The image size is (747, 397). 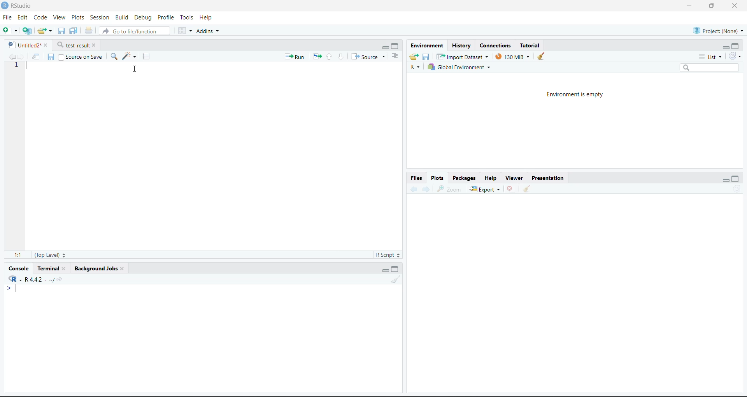 What do you see at coordinates (167, 17) in the screenshot?
I see `Profile` at bounding box center [167, 17].